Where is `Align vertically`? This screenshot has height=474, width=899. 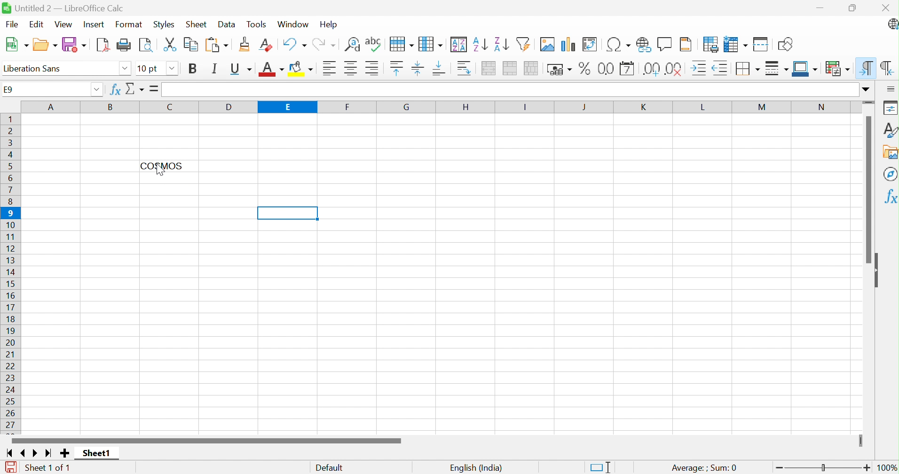
Align vertically is located at coordinates (417, 68).